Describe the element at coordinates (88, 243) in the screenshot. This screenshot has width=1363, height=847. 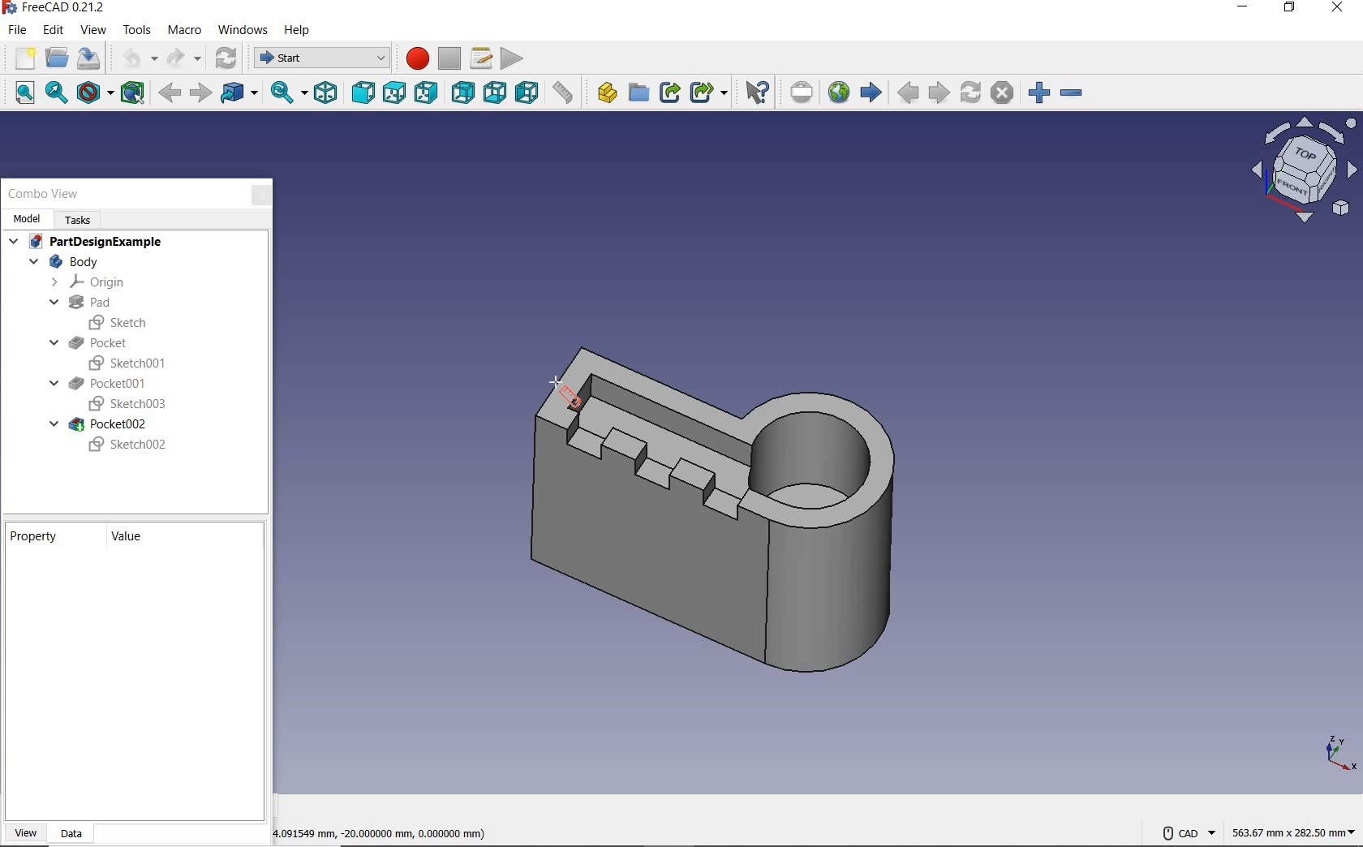
I see `PARTDESIGNEXAMPLE` at that location.